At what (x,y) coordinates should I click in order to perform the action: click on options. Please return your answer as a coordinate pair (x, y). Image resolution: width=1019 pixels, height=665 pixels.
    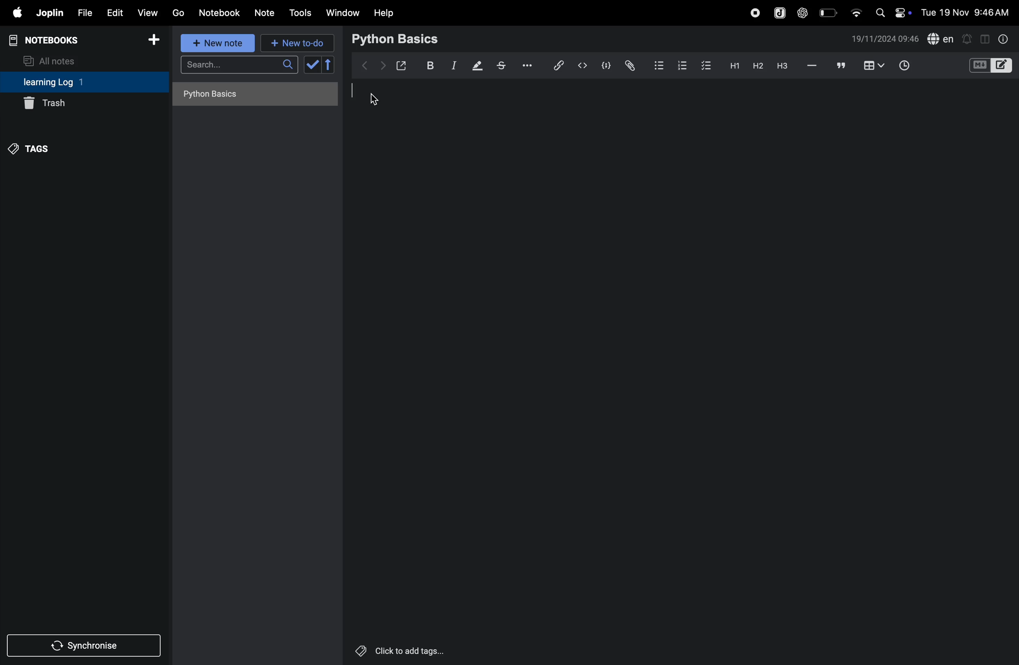
    Looking at the image, I should click on (525, 65).